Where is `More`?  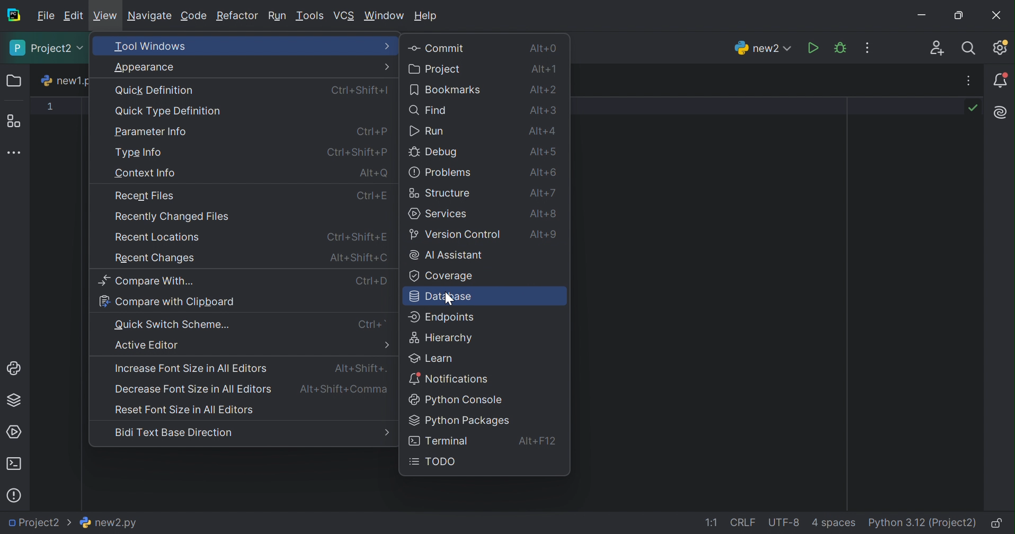 More is located at coordinates (386, 345).